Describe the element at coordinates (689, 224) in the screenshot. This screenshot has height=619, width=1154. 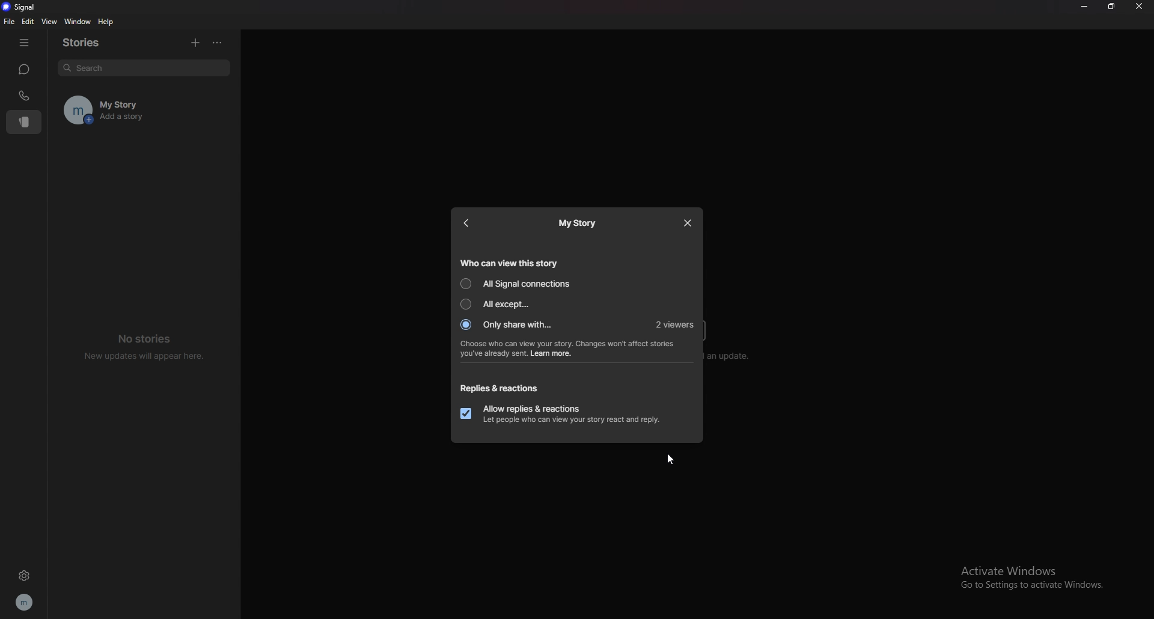
I see `close` at that location.